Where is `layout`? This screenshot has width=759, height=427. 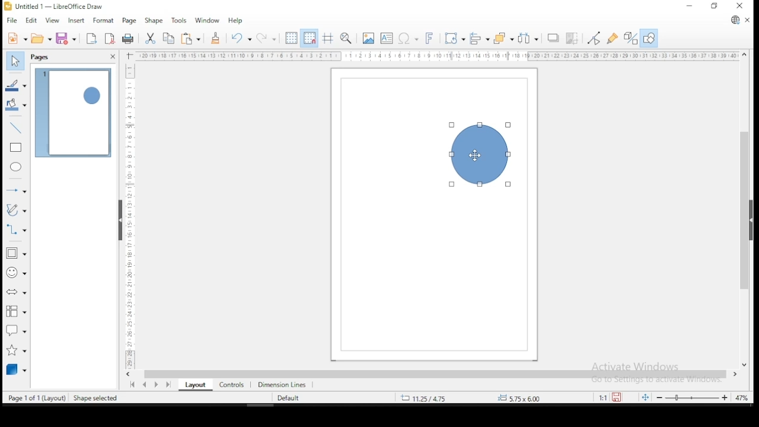
layout is located at coordinates (193, 385).